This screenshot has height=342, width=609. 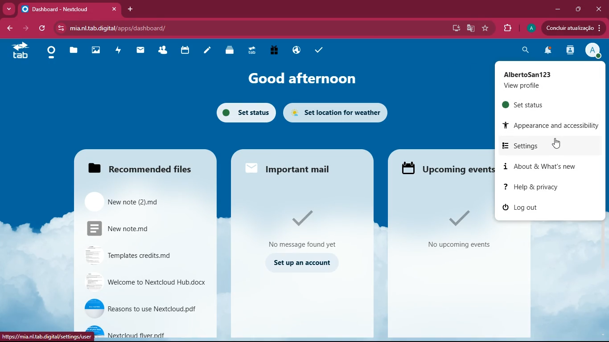 What do you see at coordinates (555, 10) in the screenshot?
I see `minimize` at bounding box center [555, 10].